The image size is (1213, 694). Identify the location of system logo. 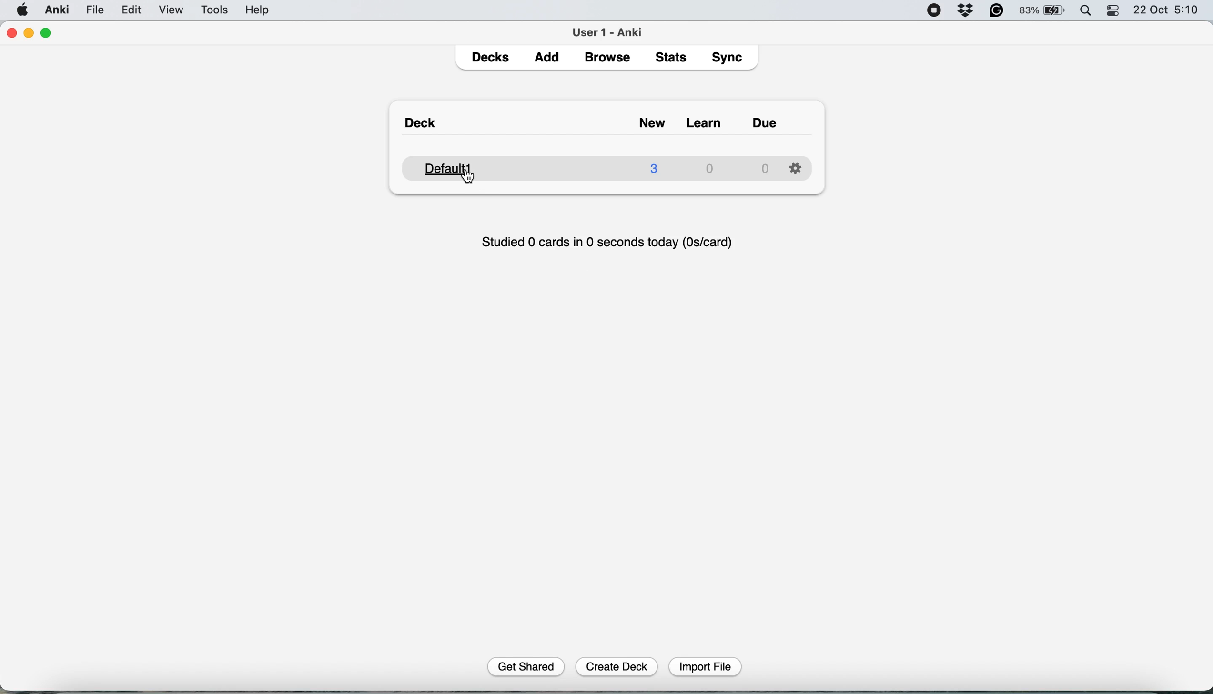
(23, 9).